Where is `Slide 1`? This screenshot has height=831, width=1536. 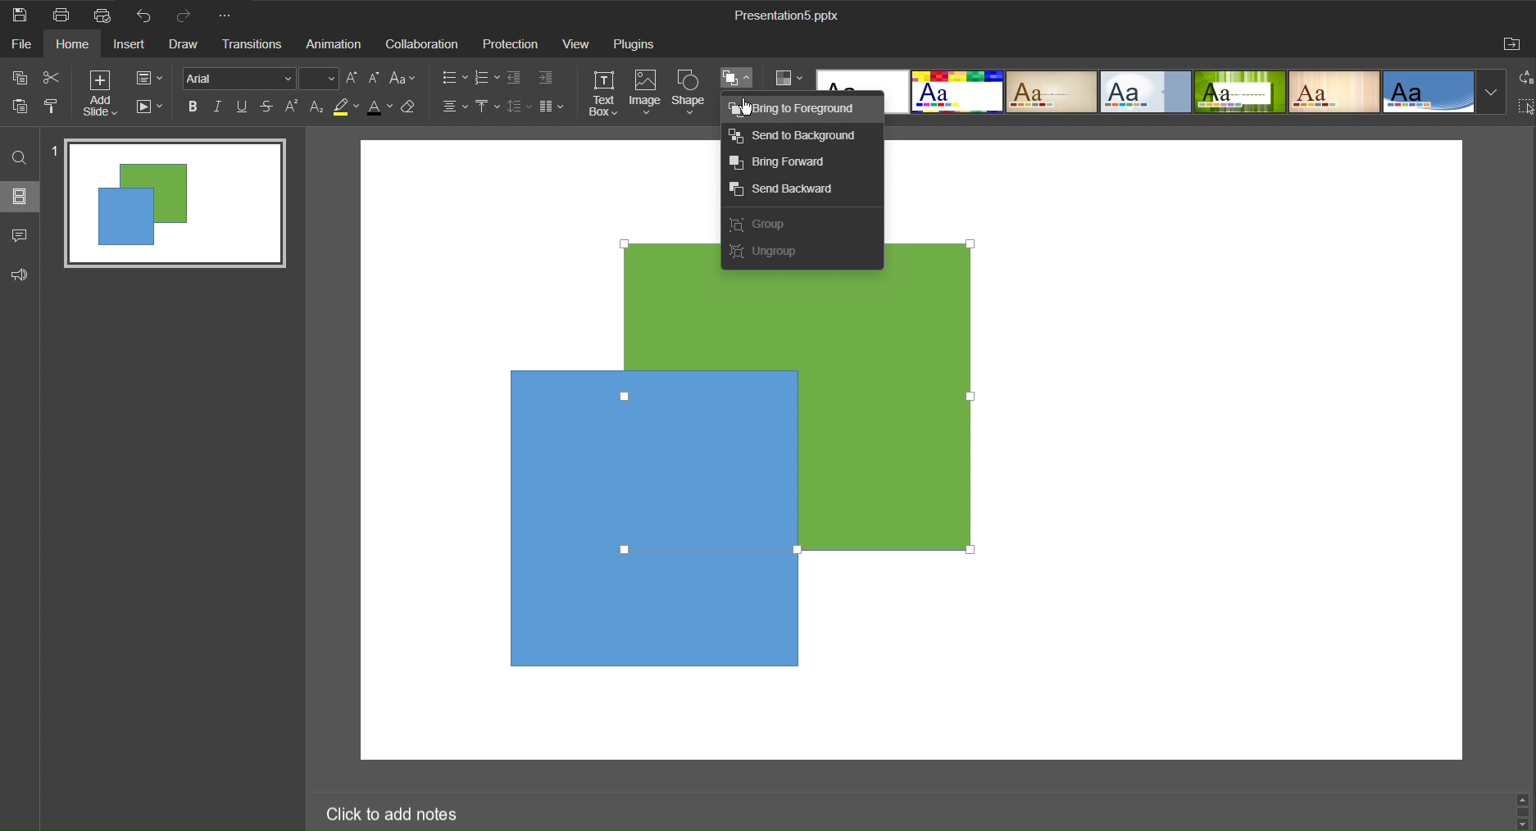
Slide 1 is located at coordinates (169, 202).